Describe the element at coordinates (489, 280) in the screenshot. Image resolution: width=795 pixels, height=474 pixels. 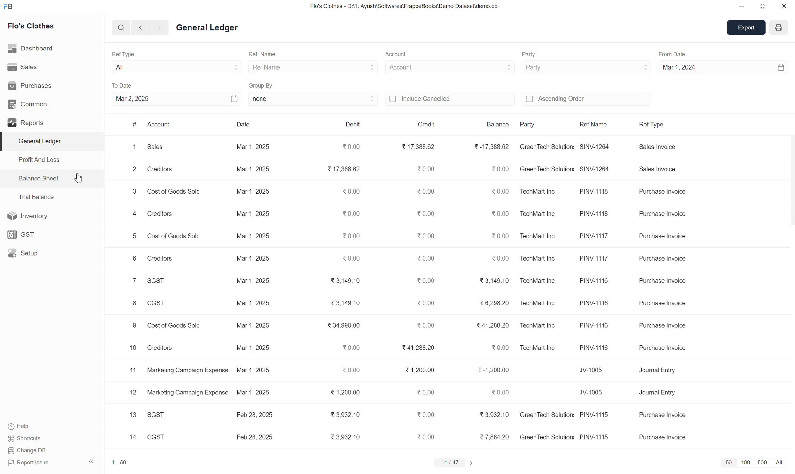
I see `3,149.10` at that location.